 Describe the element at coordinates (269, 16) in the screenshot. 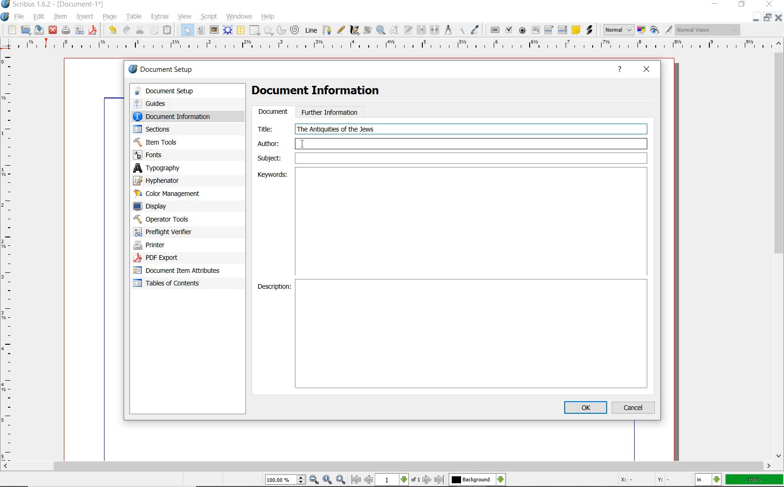

I see `help` at that location.